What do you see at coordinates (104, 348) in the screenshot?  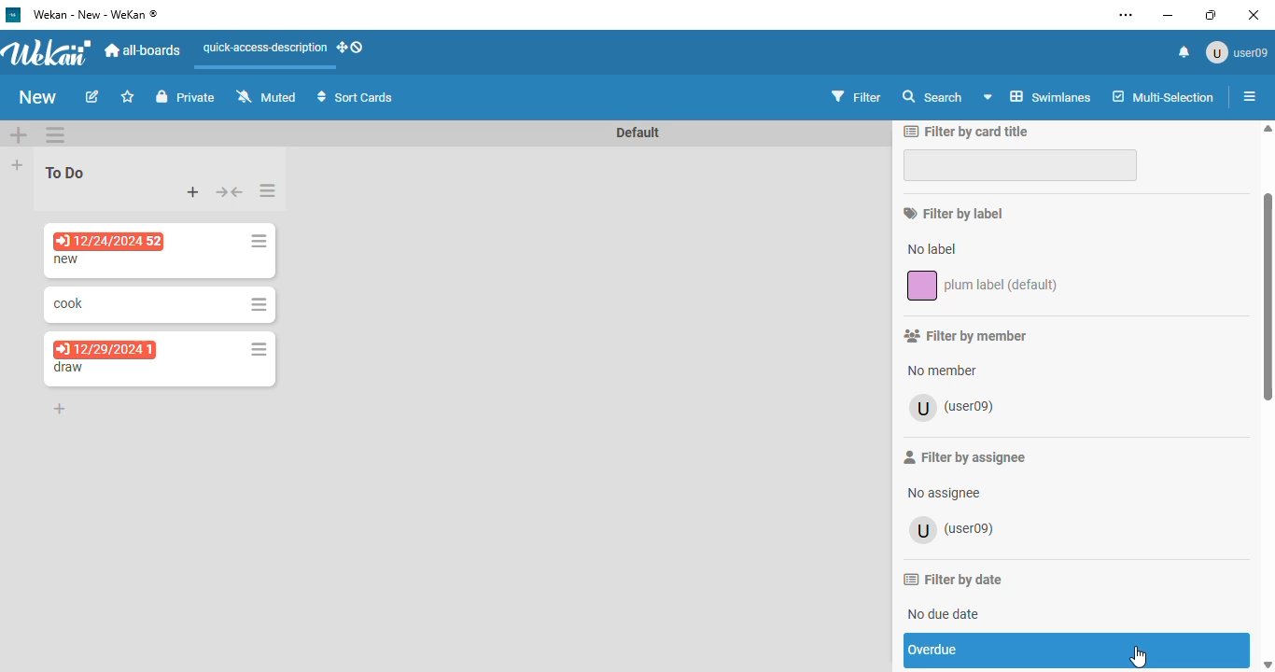 I see `12/29/2024 1` at bounding box center [104, 348].